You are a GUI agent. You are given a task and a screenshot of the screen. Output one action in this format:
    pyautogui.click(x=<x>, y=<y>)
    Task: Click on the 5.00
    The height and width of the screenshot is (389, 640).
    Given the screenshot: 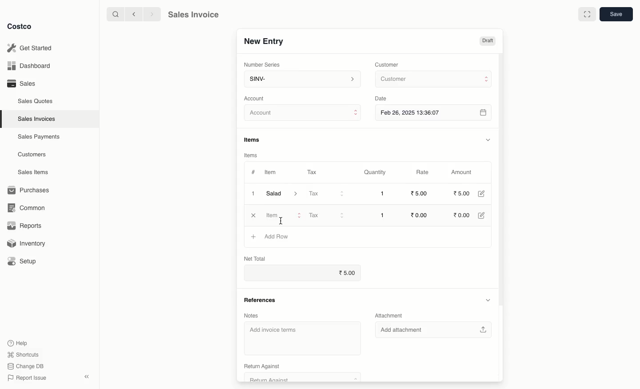 What is the action you would take?
    pyautogui.click(x=347, y=272)
    